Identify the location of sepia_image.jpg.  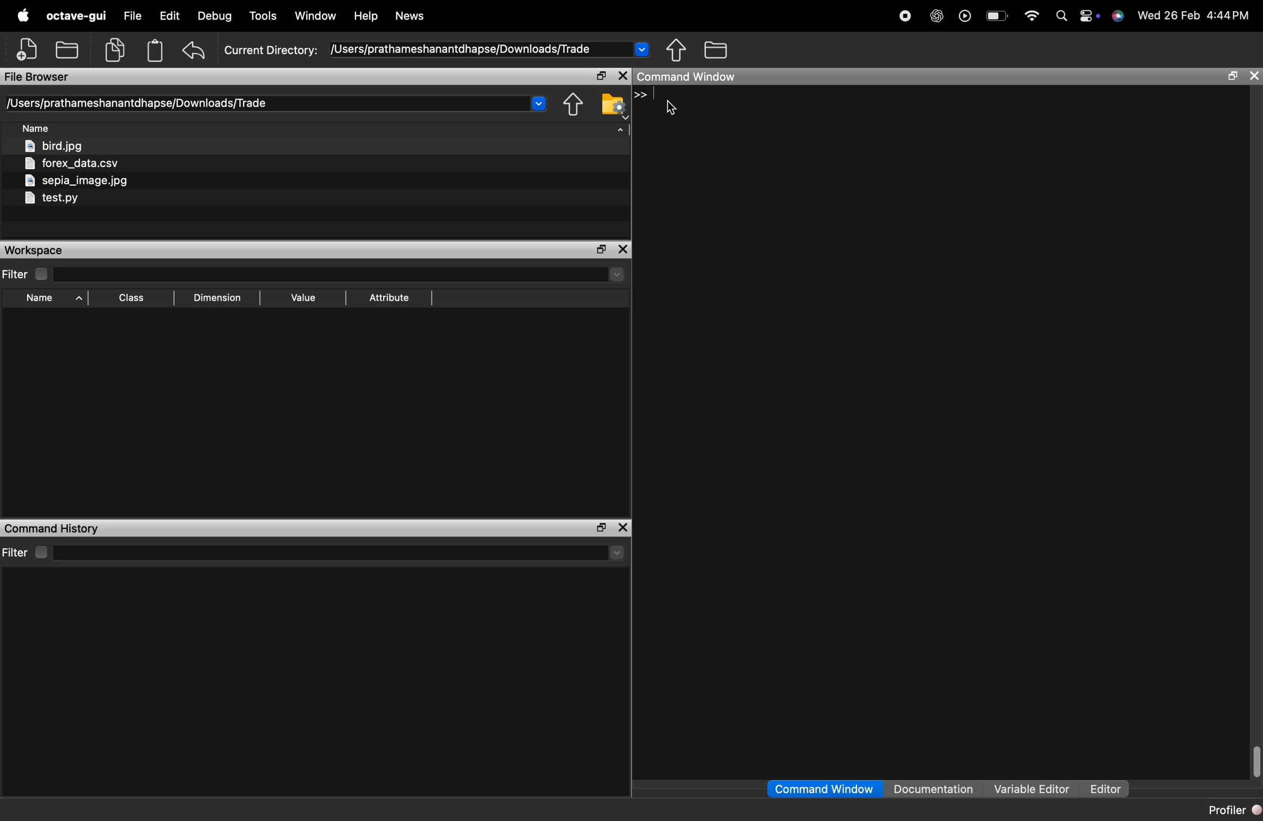
(77, 181).